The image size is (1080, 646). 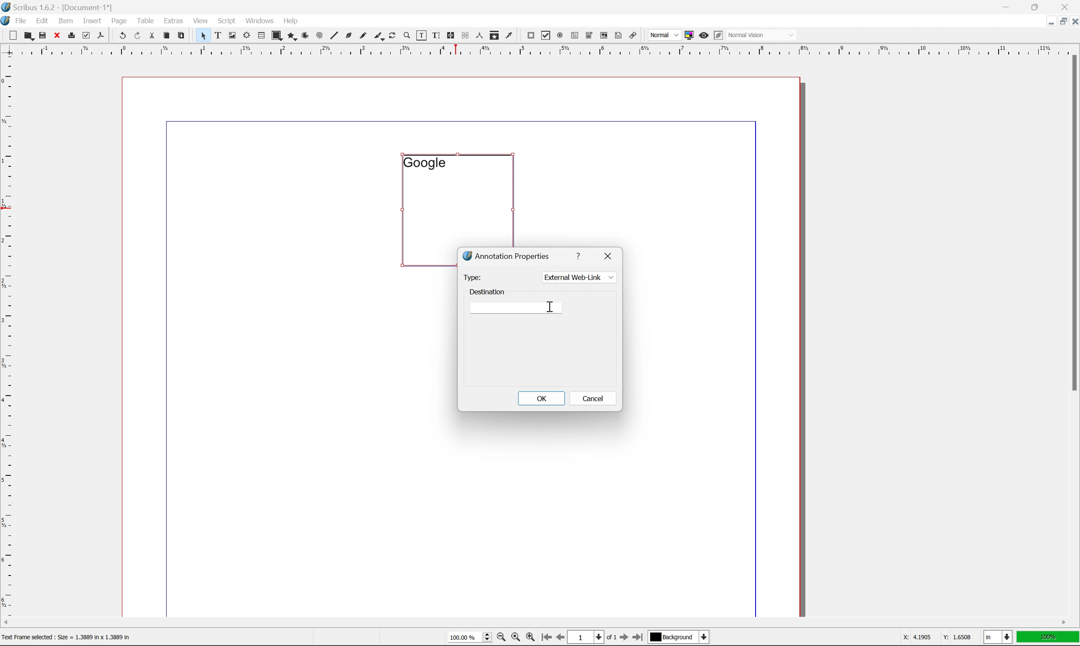 What do you see at coordinates (1073, 222) in the screenshot?
I see `scroll bar` at bounding box center [1073, 222].